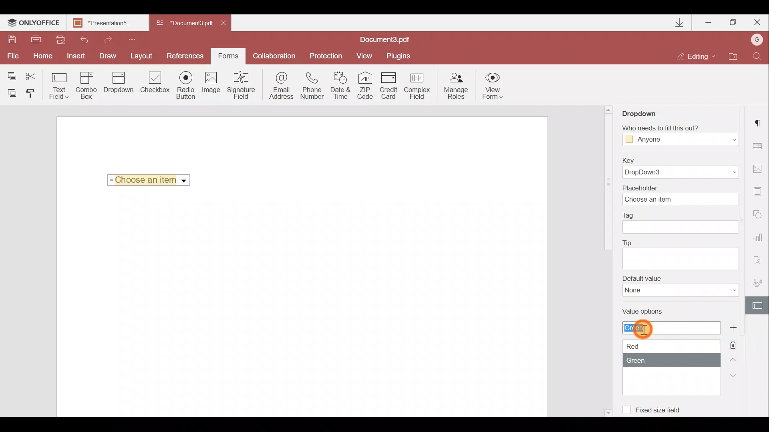 Image resolution: width=769 pixels, height=432 pixels. I want to click on Scroll up, so click(609, 109).